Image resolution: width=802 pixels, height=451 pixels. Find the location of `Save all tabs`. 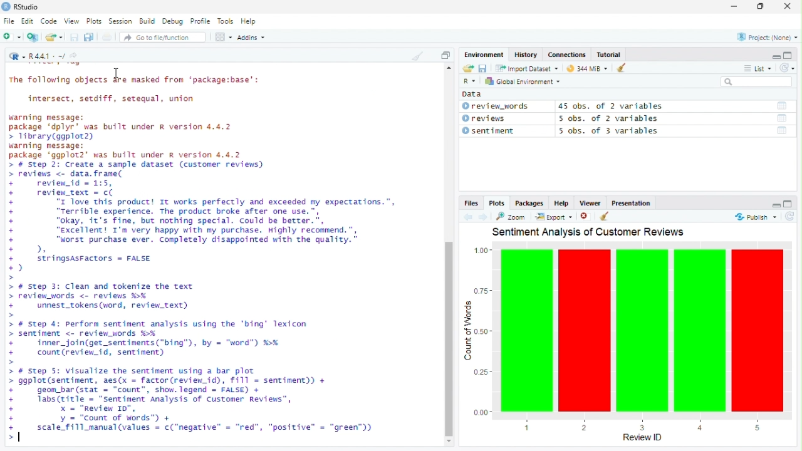

Save all tabs is located at coordinates (88, 36).